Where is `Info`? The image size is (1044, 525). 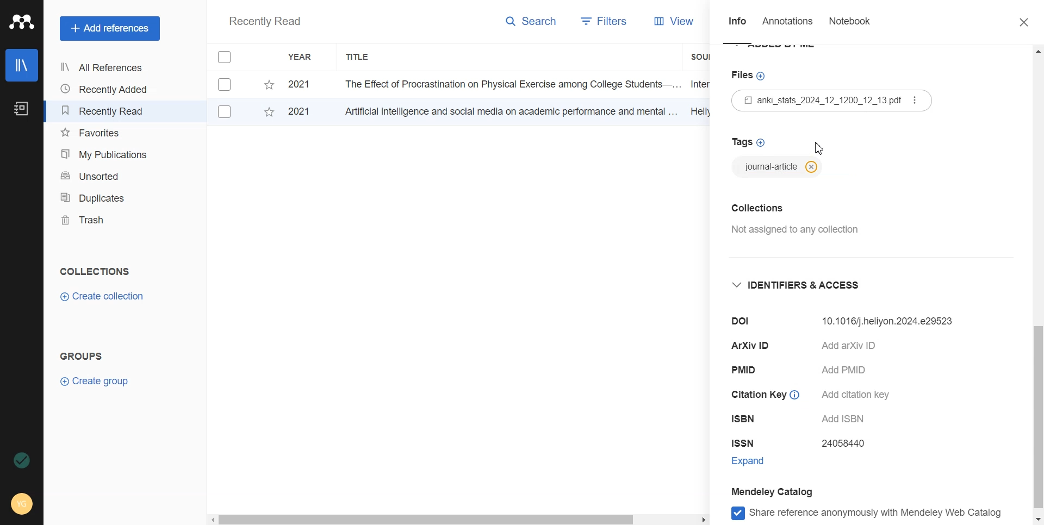
Info is located at coordinates (737, 24).